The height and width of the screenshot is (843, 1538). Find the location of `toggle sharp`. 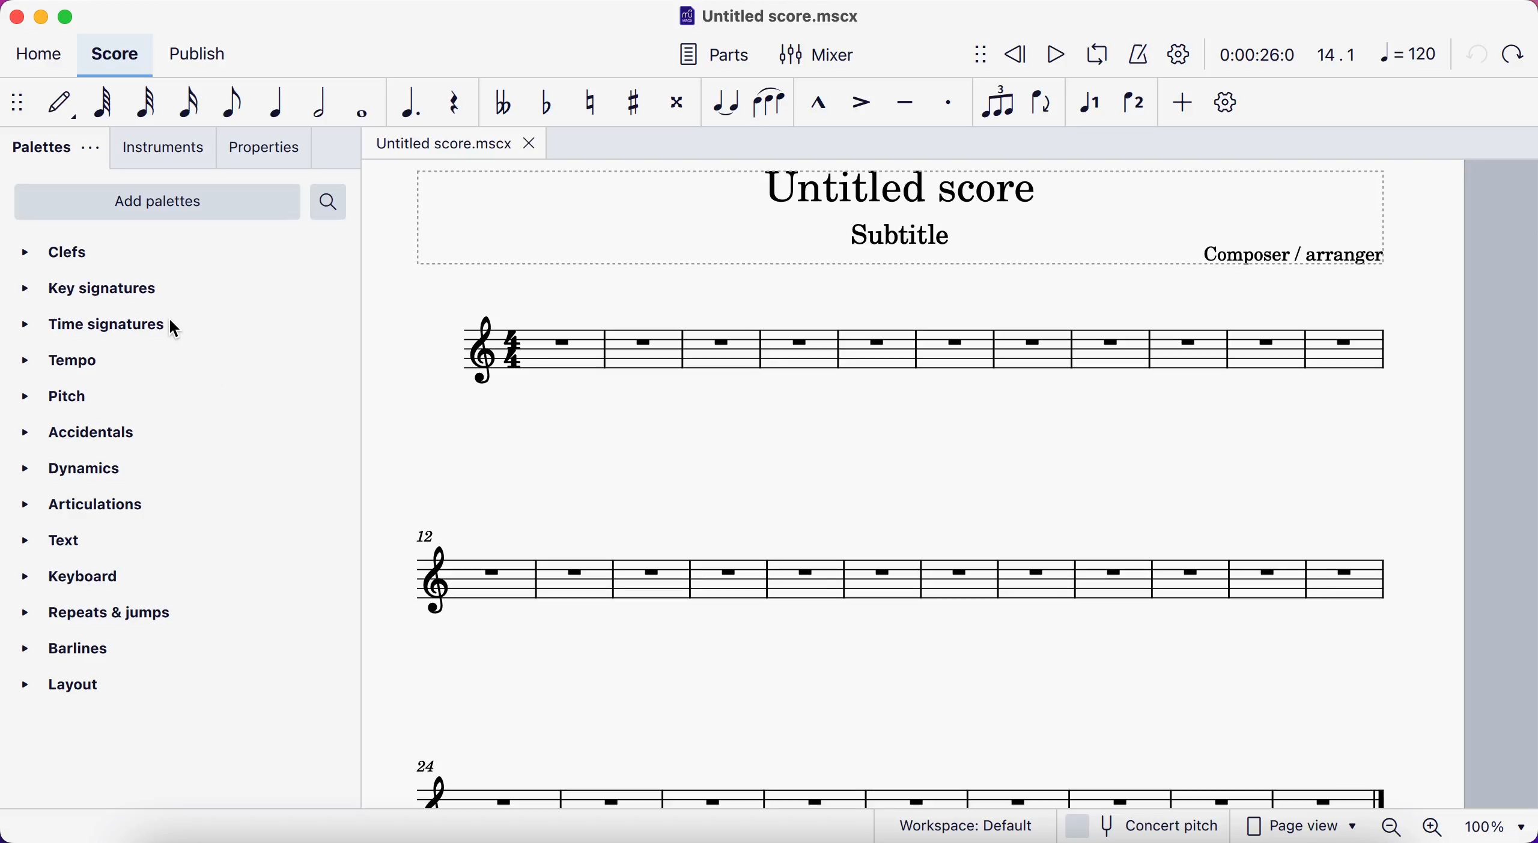

toggle sharp is located at coordinates (631, 100).